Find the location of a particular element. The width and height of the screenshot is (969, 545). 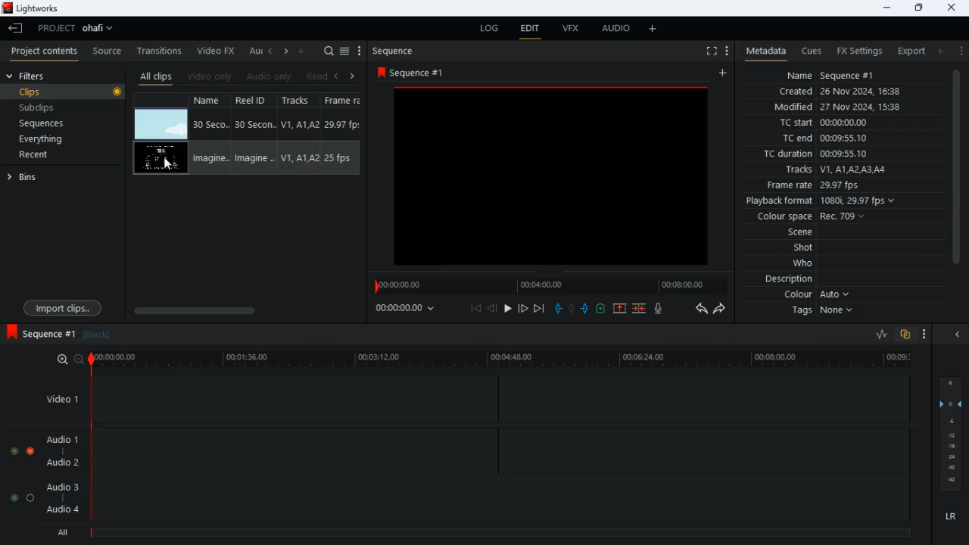

created is located at coordinates (837, 92).